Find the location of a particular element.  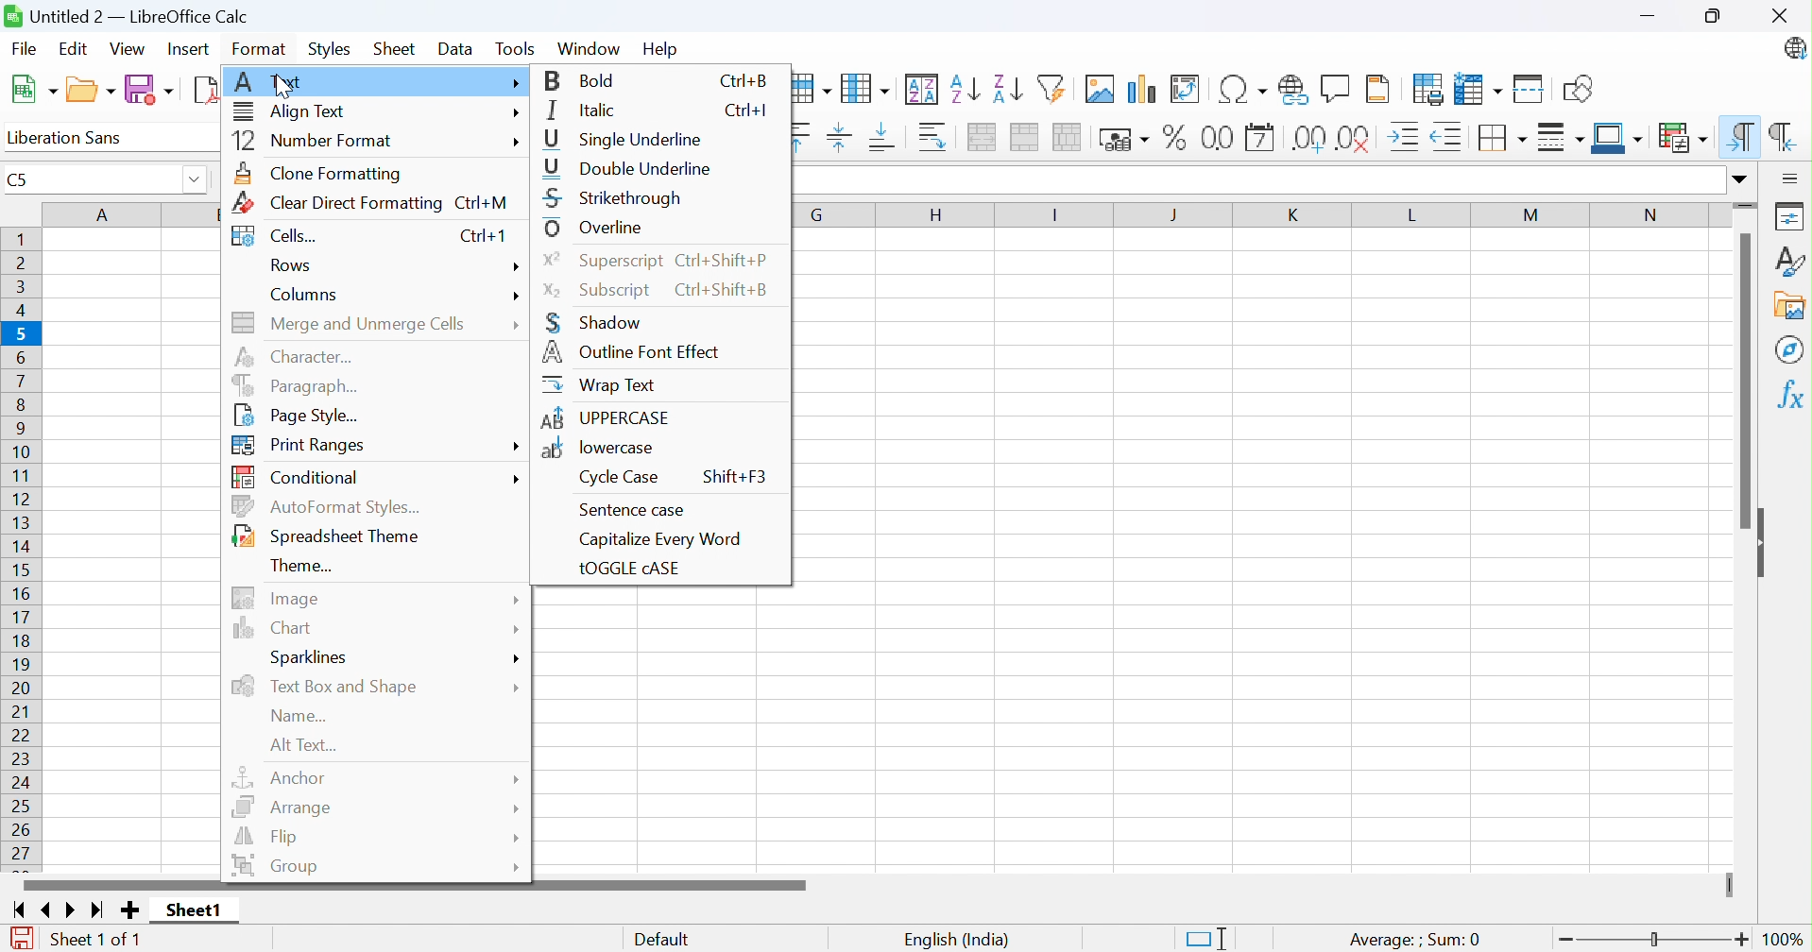

Slider is located at coordinates (1657, 939).